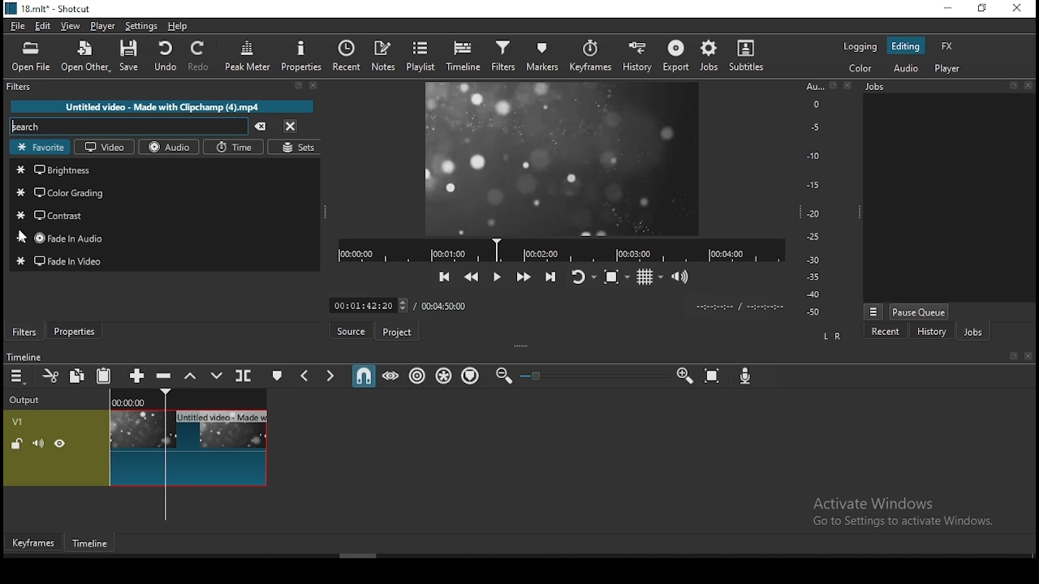 The image size is (1039, 584). Describe the element at coordinates (861, 69) in the screenshot. I see `color` at that location.